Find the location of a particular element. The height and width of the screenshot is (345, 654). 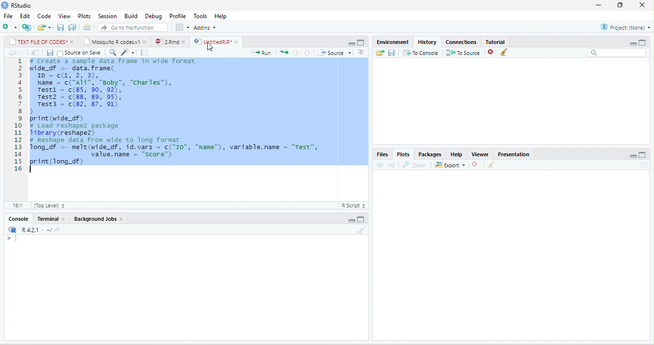

cursor is located at coordinates (210, 47).